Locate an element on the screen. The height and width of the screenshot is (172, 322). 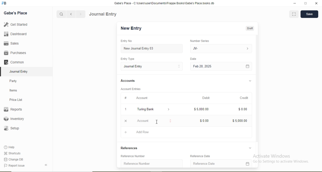
Date is located at coordinates (193, 59).